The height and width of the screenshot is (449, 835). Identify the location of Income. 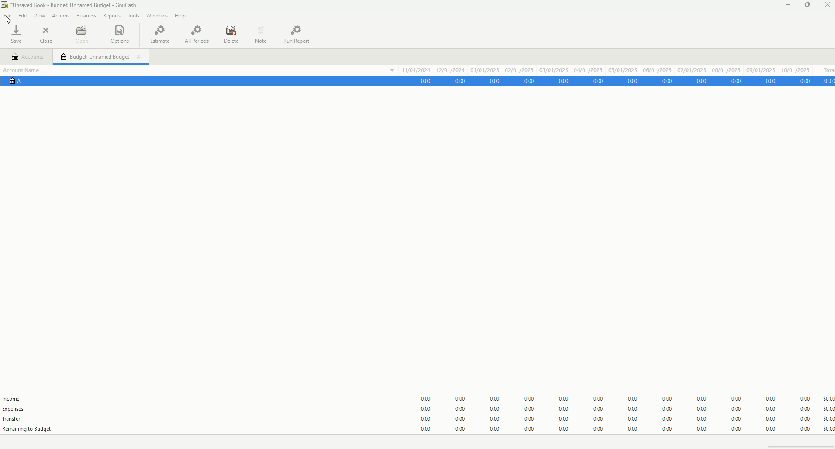
(11, 398).